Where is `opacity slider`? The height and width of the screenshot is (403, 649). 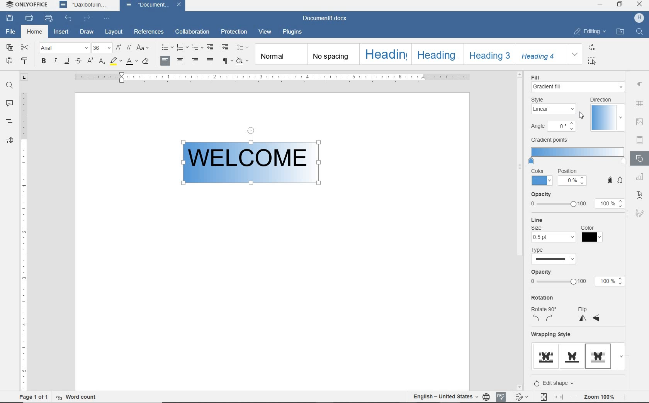 opacity slider is located at coordinates (558, 203).